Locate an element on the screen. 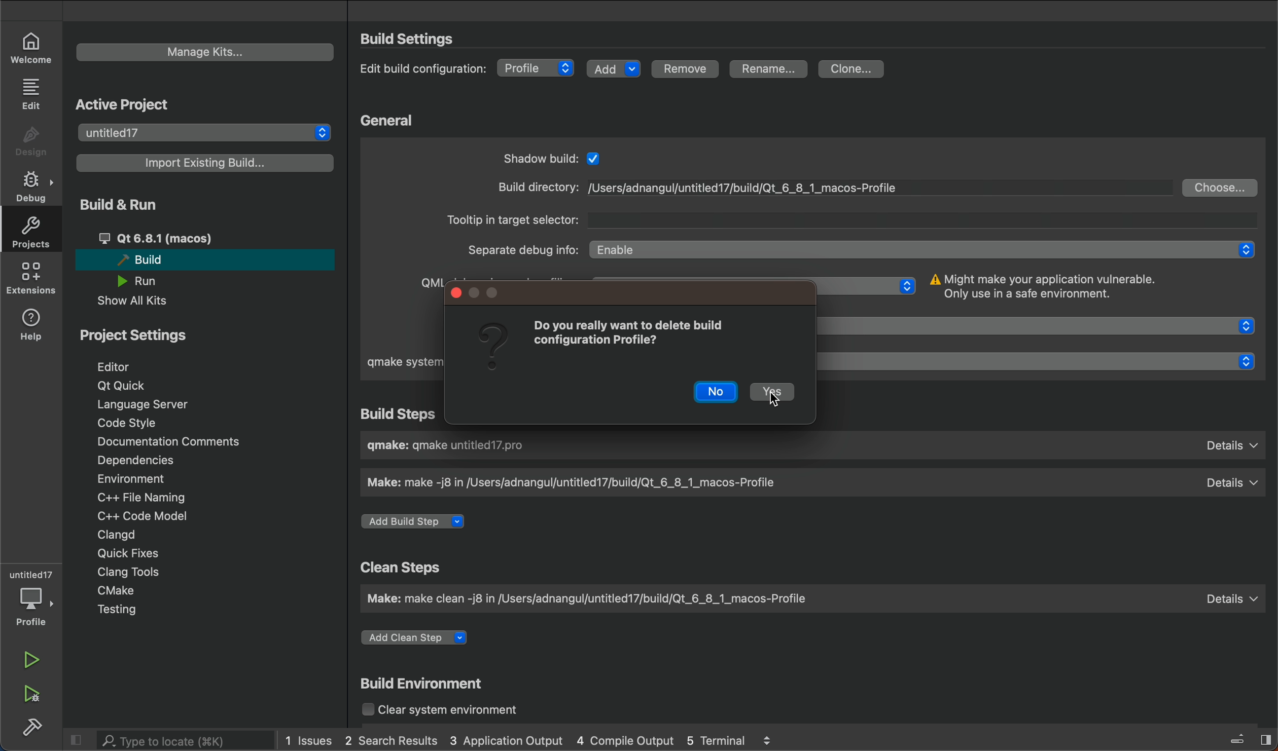 This screenshot has height=751, width=1278. qt quick is located at coordinates (123, 387).